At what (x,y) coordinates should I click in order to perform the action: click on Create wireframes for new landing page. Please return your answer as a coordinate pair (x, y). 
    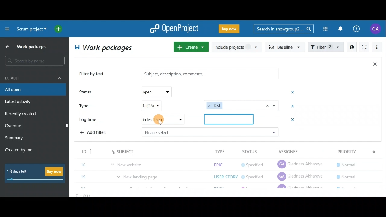
    Looking at the image, I should click on (161, 177).